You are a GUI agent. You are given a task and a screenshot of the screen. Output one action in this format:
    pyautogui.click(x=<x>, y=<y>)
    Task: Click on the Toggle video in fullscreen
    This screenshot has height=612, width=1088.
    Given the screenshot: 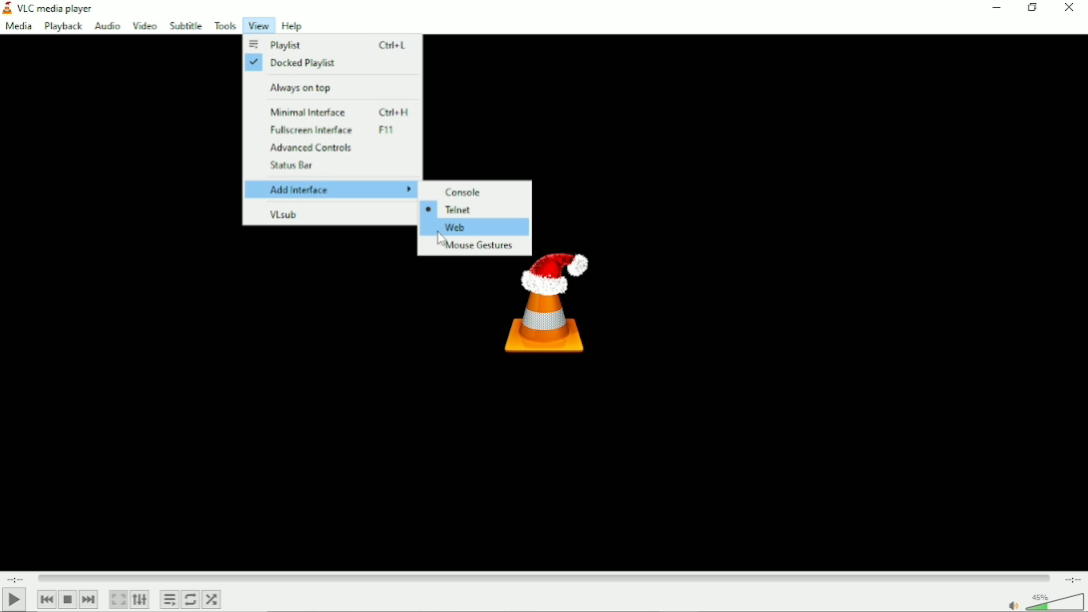 What is the action you would take?
    pyautogui.click(x=118, y=600)
    